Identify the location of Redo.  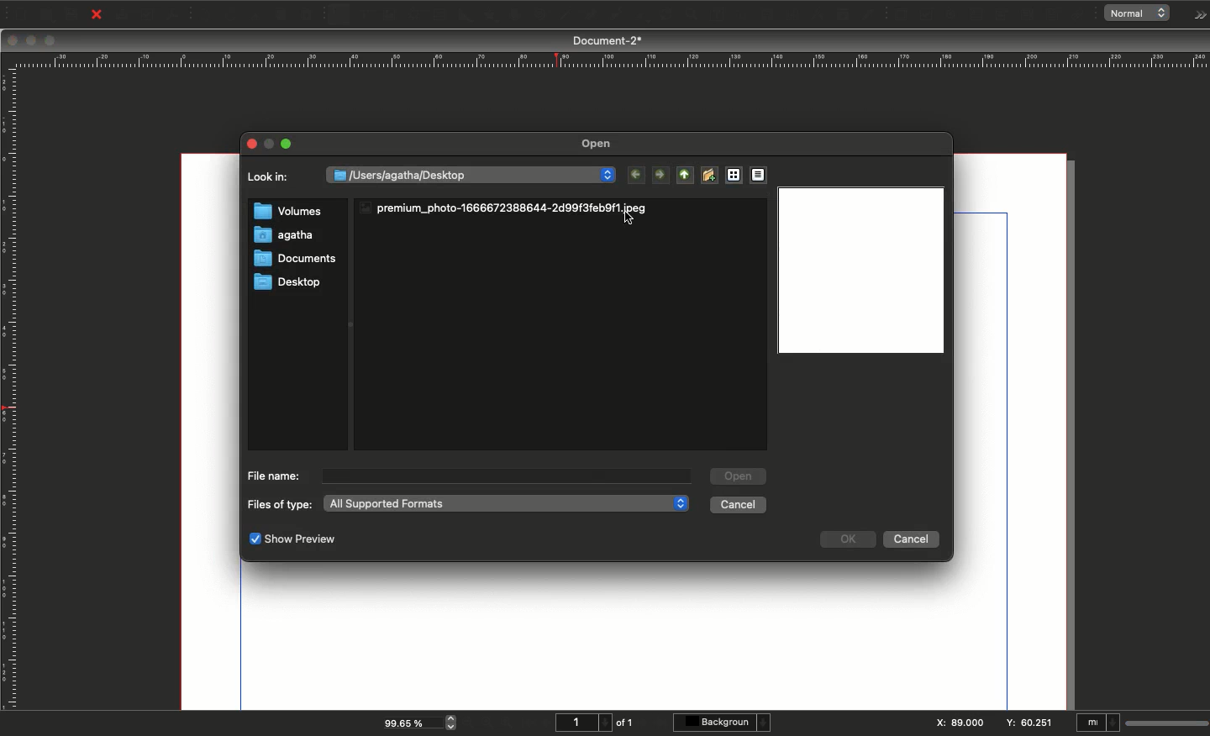
(231, 16).